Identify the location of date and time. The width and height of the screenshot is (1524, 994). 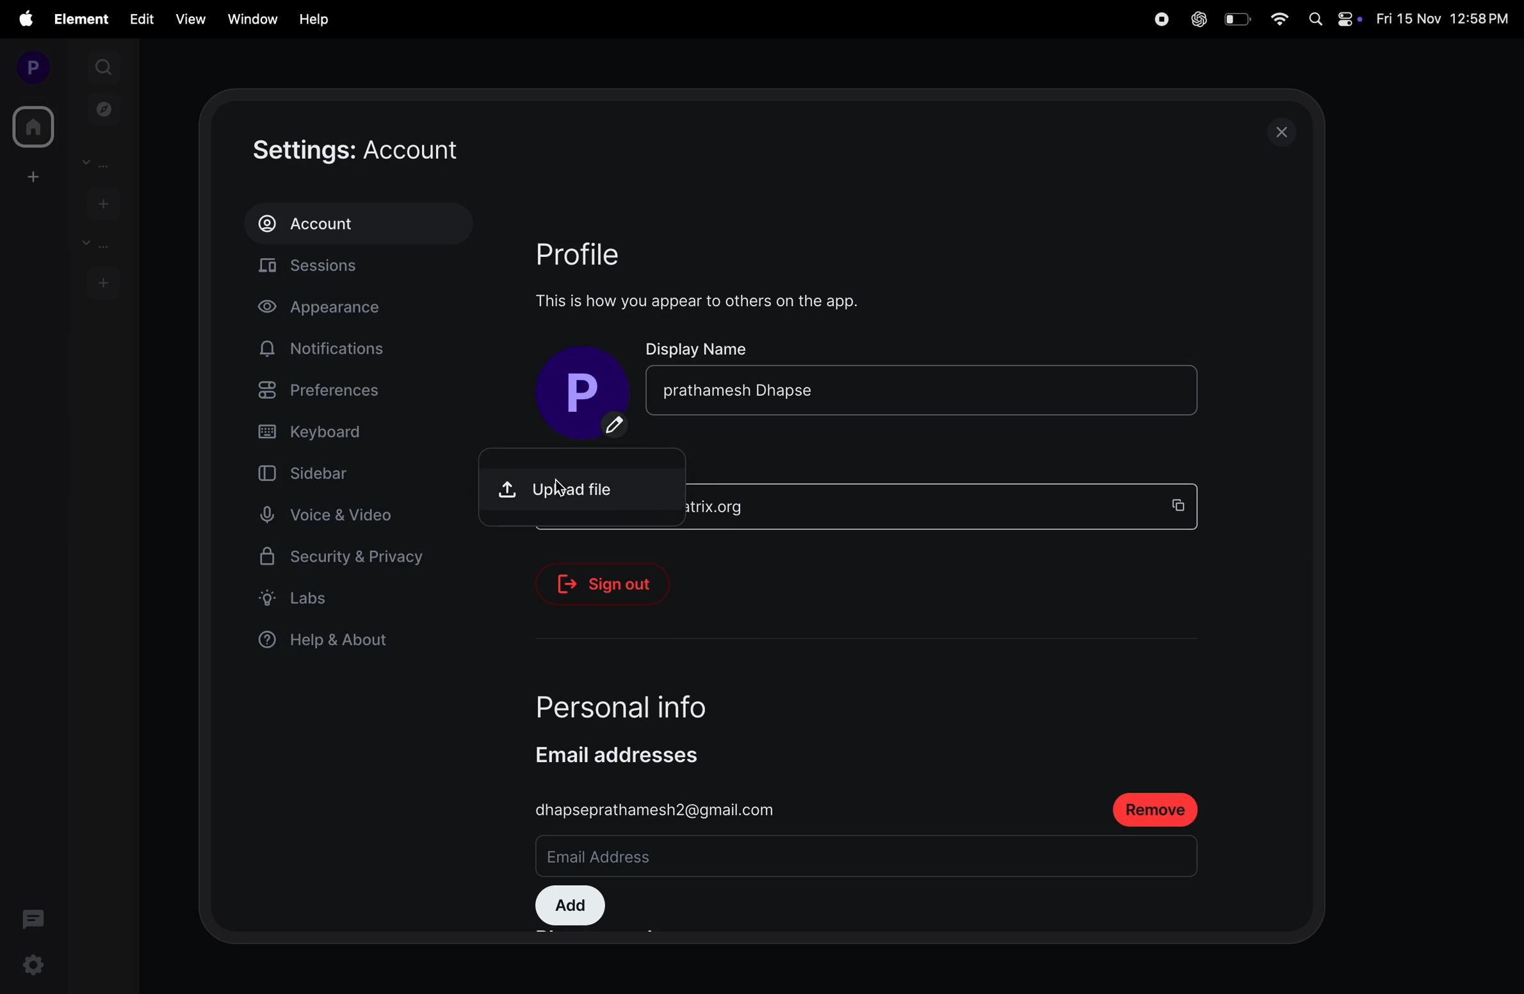
(1445, 20).